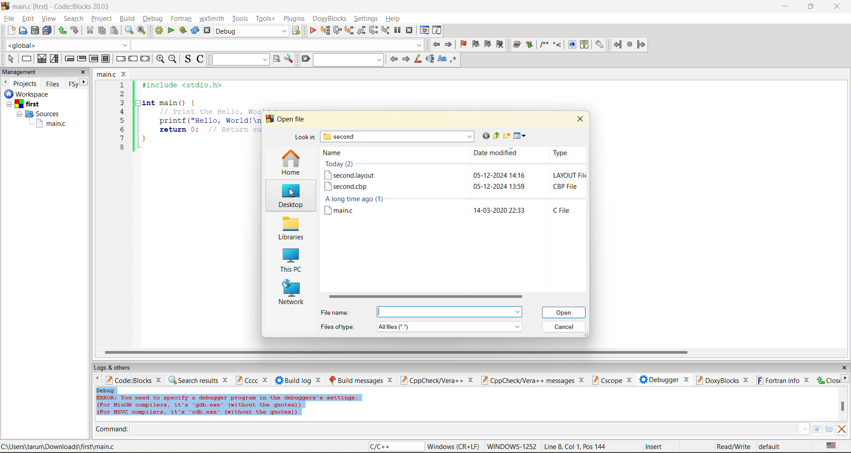  What do you see at coordinates (498, 154) in the screenshot?
I see `date modified` at bounding box center [498, 154].